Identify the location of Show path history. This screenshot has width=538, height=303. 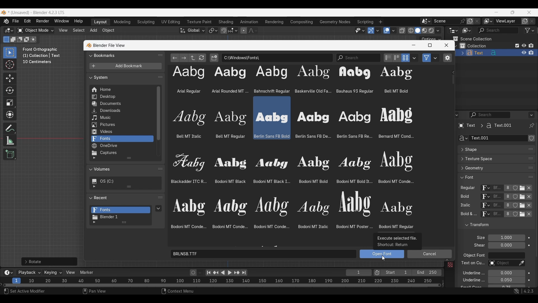
(453, 73).